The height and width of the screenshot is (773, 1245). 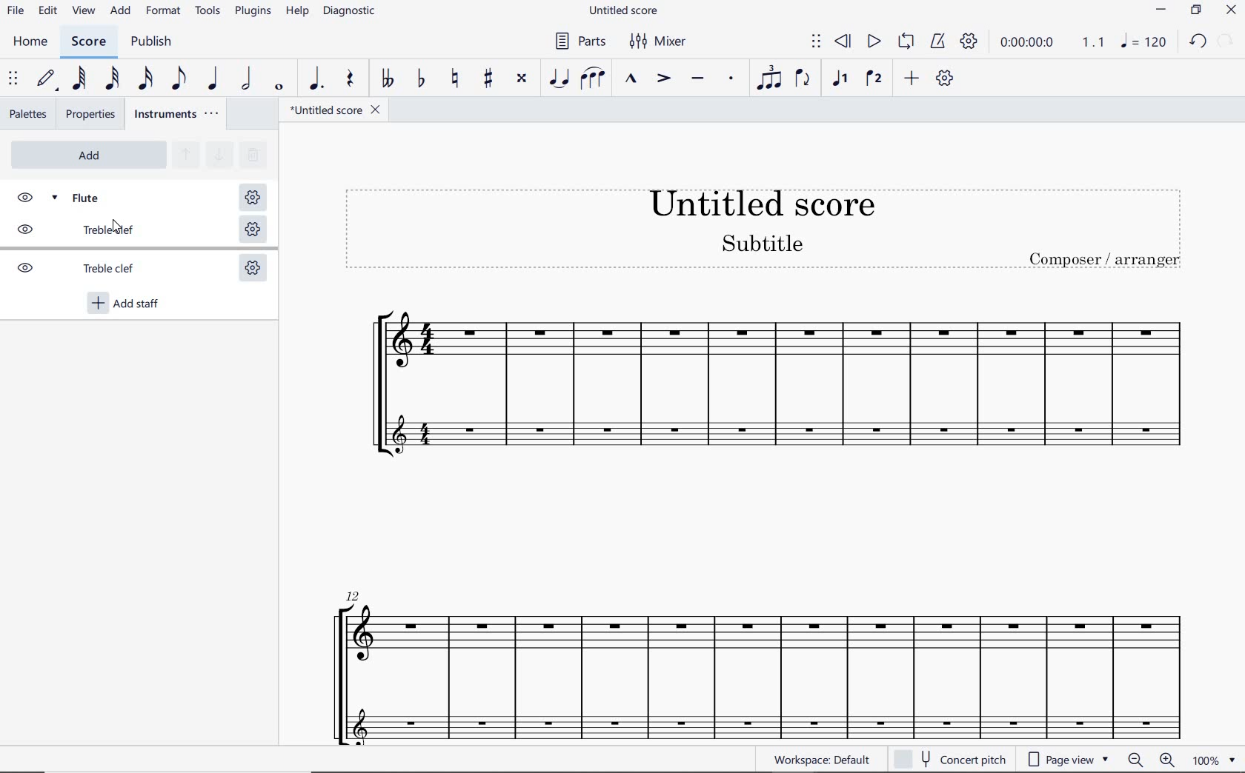 What do you see at coordinates (1231, 10) in the screenshot?
I see `CLOSE` at bounding box center [1231, 10].